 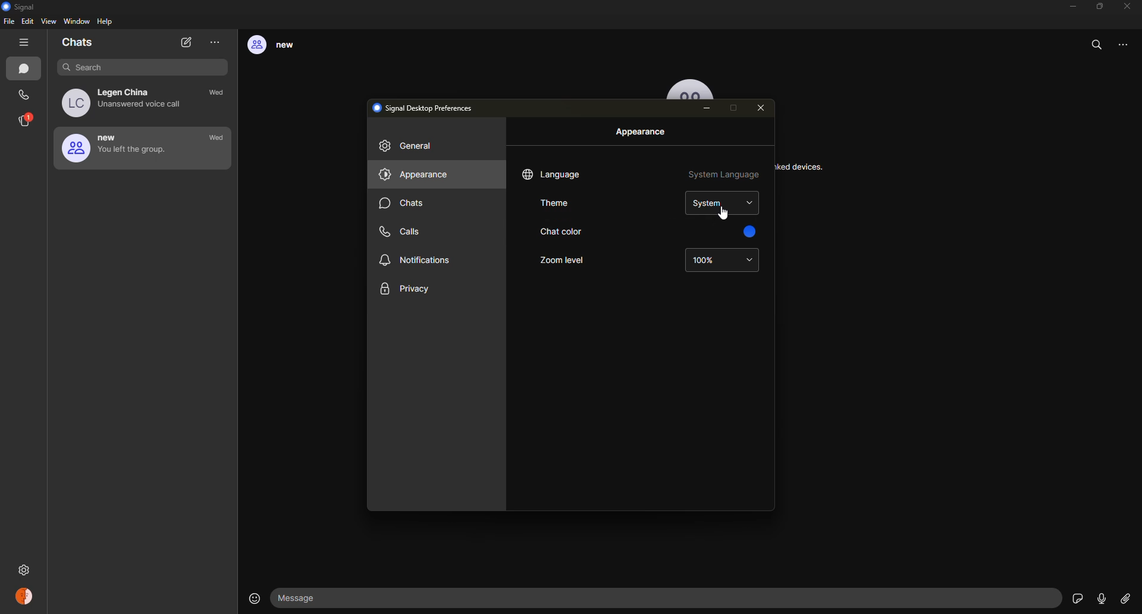 I want to click on calls, so click(x=405, y=230).